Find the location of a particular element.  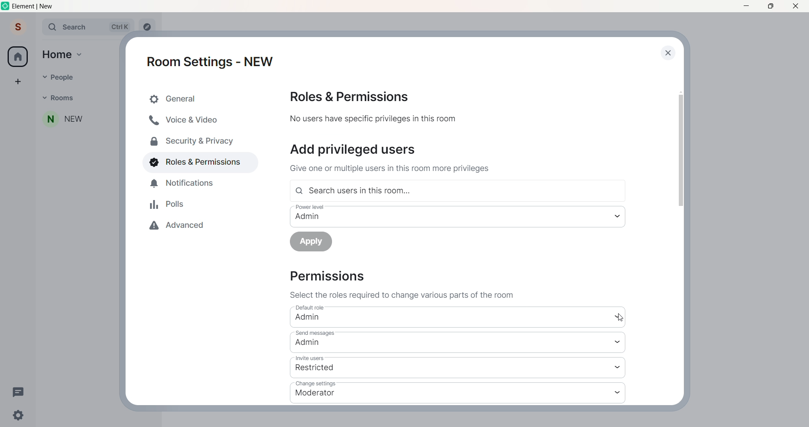

home is located at coordinates (18, 56).